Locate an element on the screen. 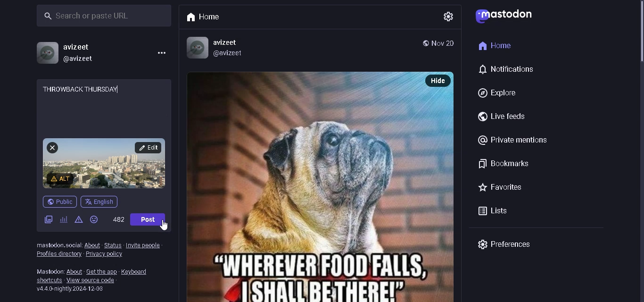 The height and width of the screenshot is (302, 644). added text is located at coordinates (82, 89).